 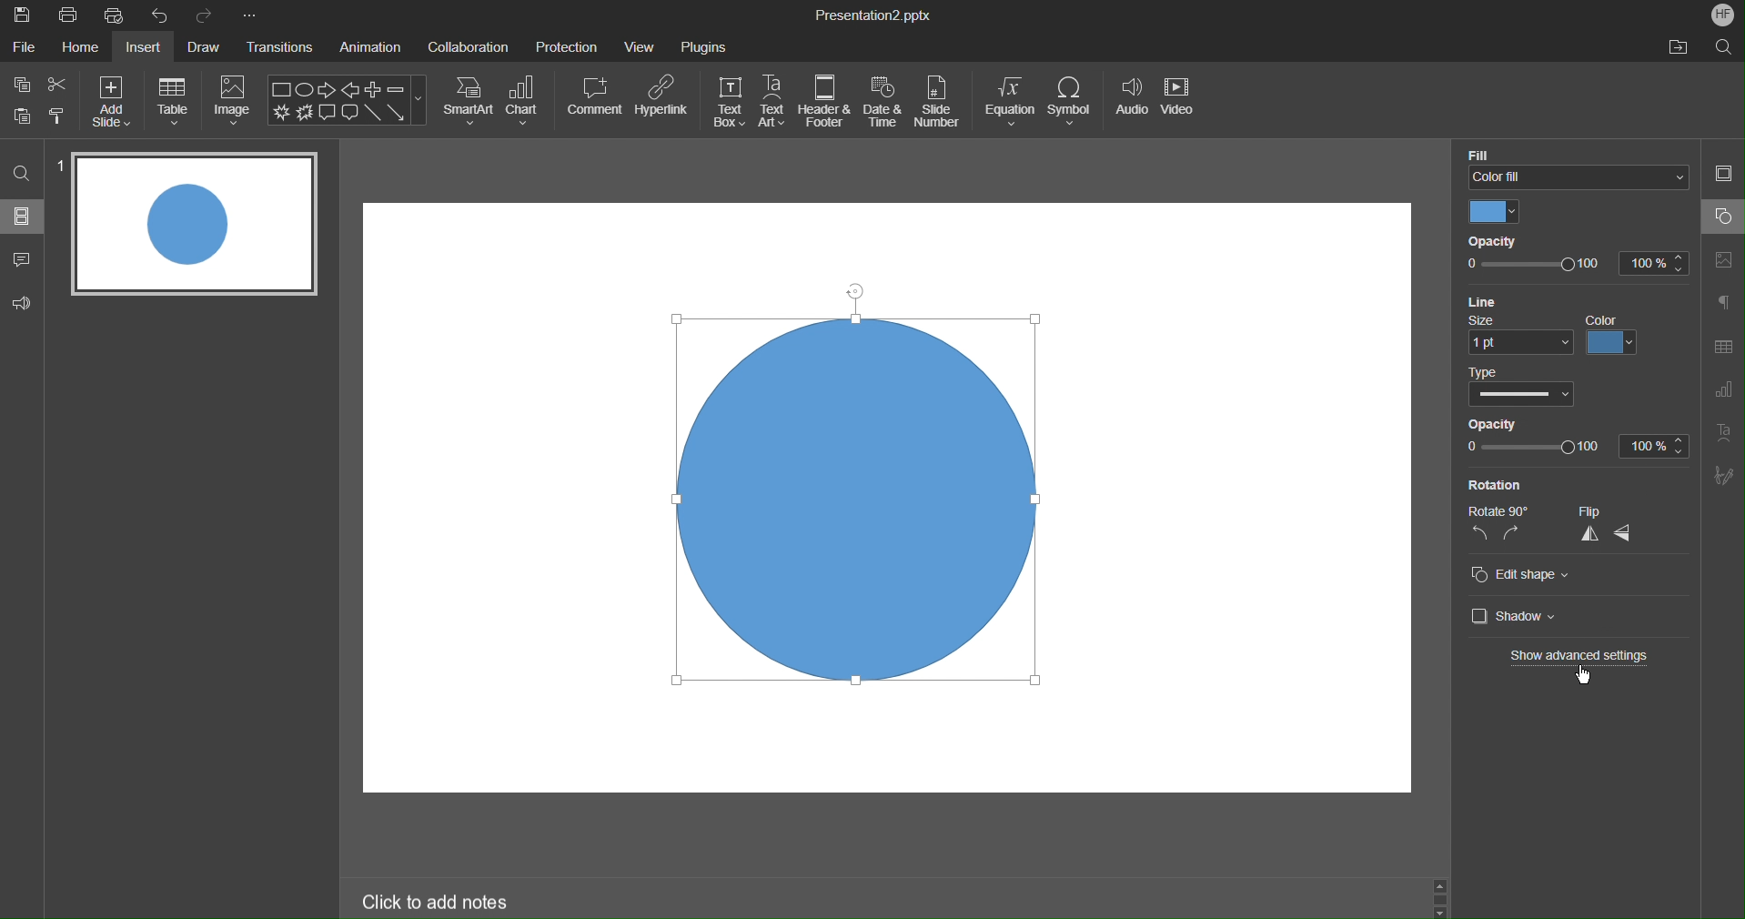 What do you see at coordinates (469, 45) in the screenshot?
I see `Collaboration` at bounding box center [469, 45].